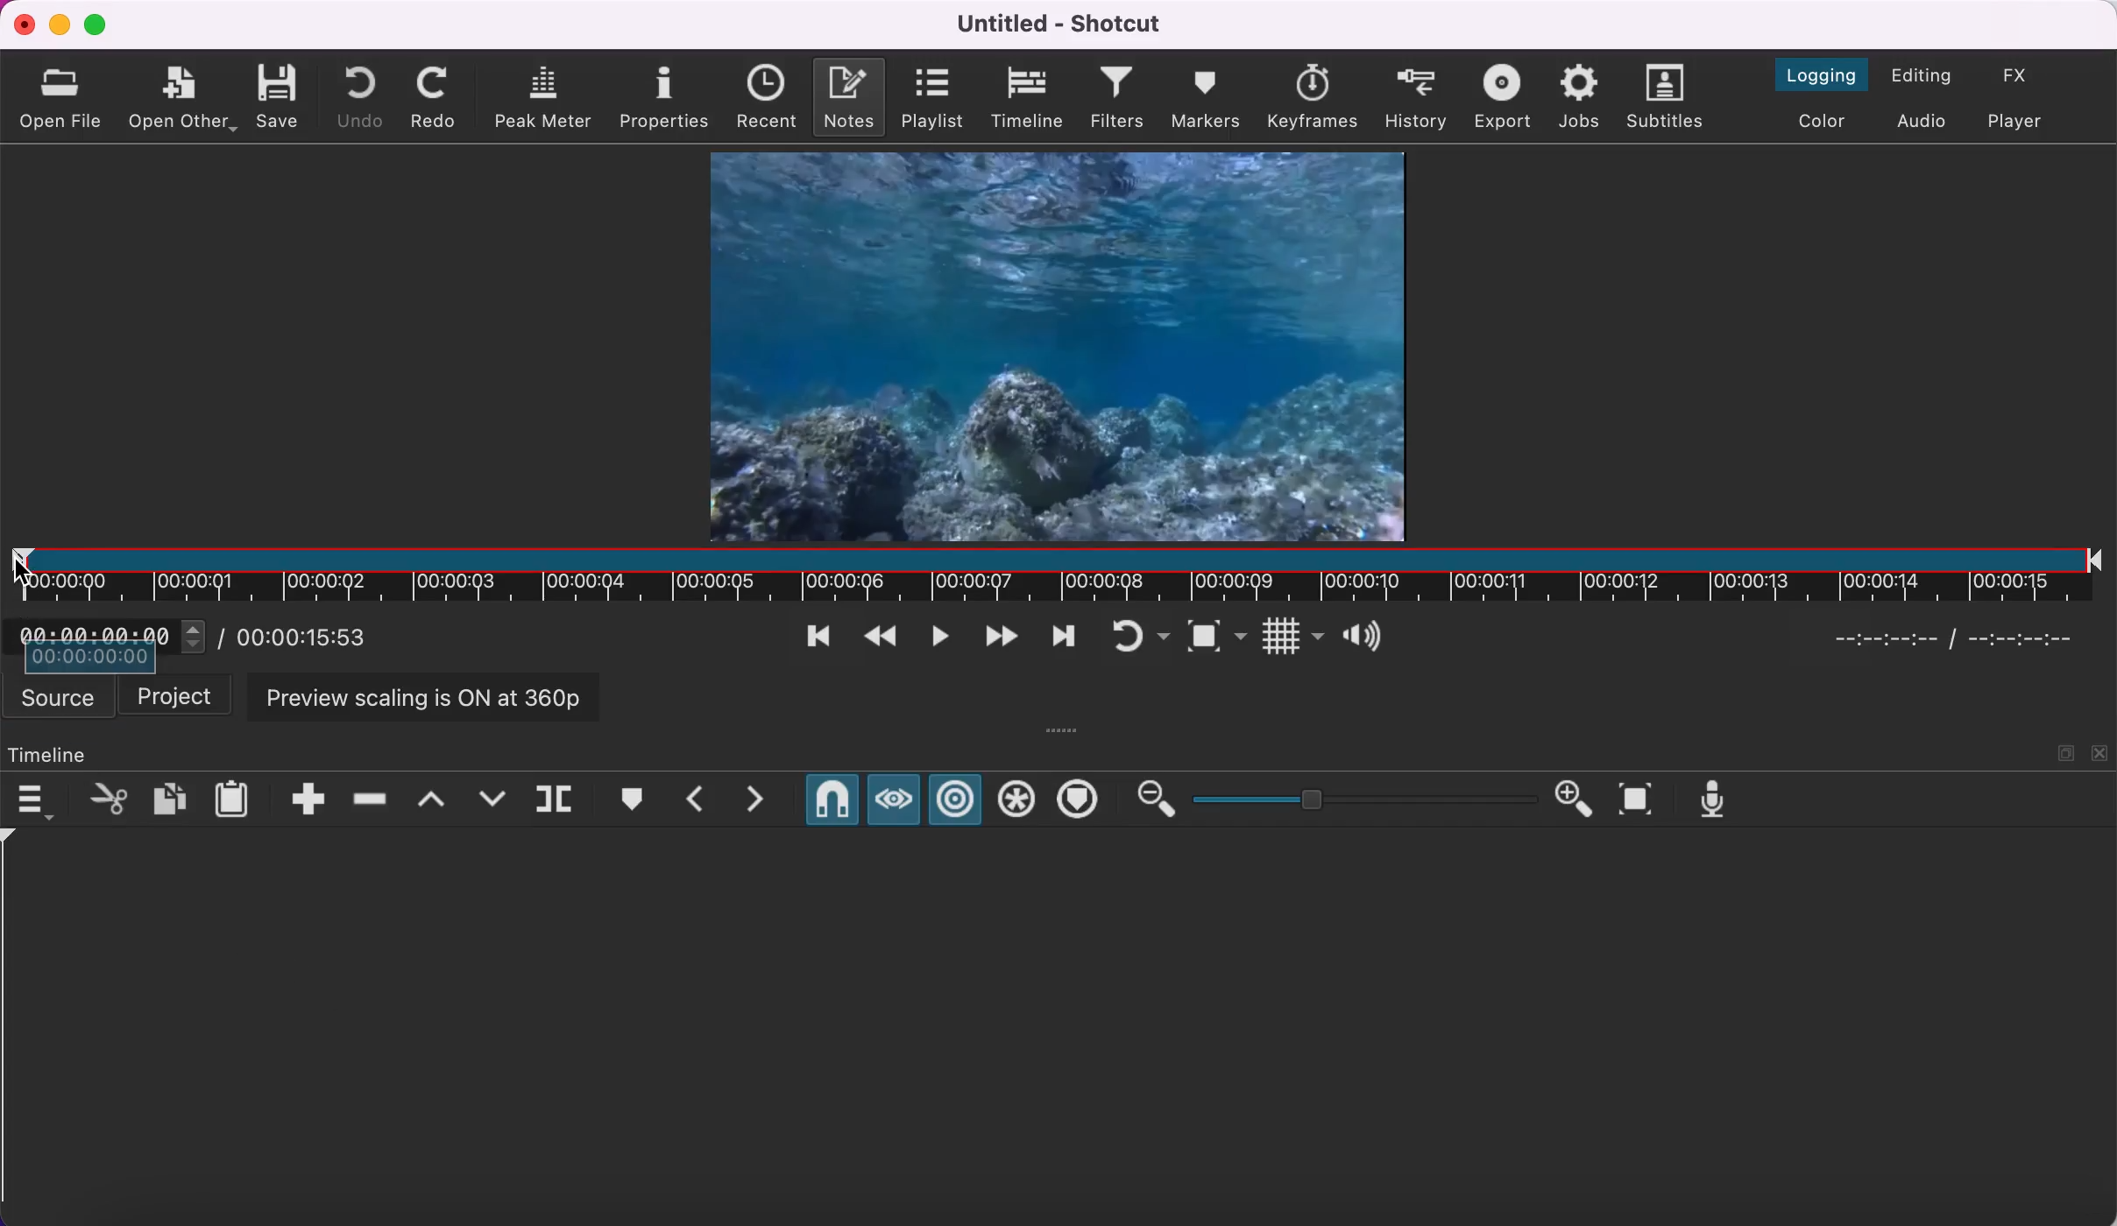 This screenshot has width=2117, height=1226. Describe the element at coordinates (818, 633) in the screenshot. I see `skip to previous point` at that location.